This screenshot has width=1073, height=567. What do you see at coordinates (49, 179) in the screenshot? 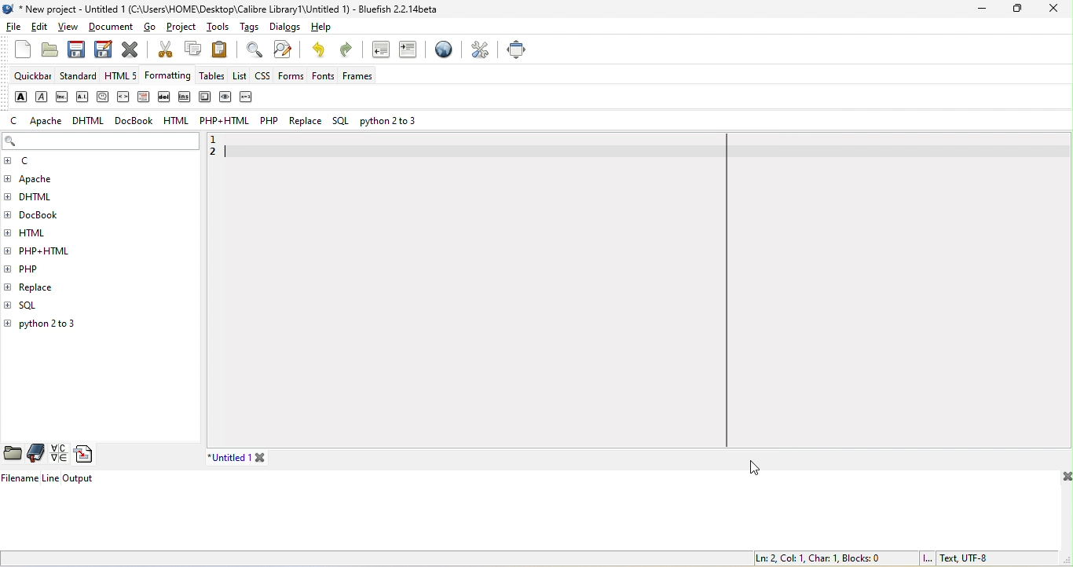
I see `apache` at bounding box center [49, 179].